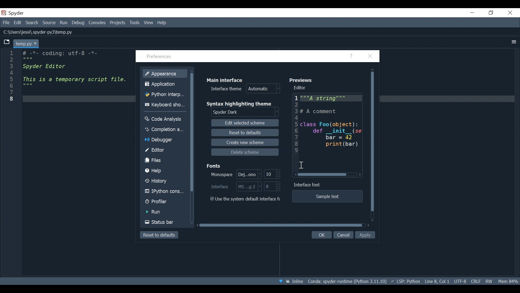  Describe the element at coordinates (405, 281) in the screenshot. I see `Language` at that location.